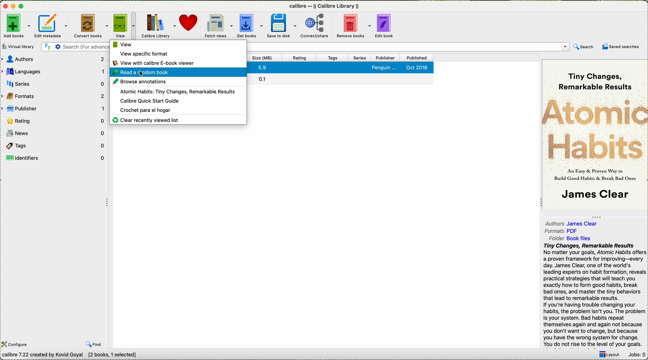  Describe the element at coordinates (72, 356) in the screenshot. I see `Calibre 7.22 created by Kavid Goyal [2 books ,1 selected]` at that location.